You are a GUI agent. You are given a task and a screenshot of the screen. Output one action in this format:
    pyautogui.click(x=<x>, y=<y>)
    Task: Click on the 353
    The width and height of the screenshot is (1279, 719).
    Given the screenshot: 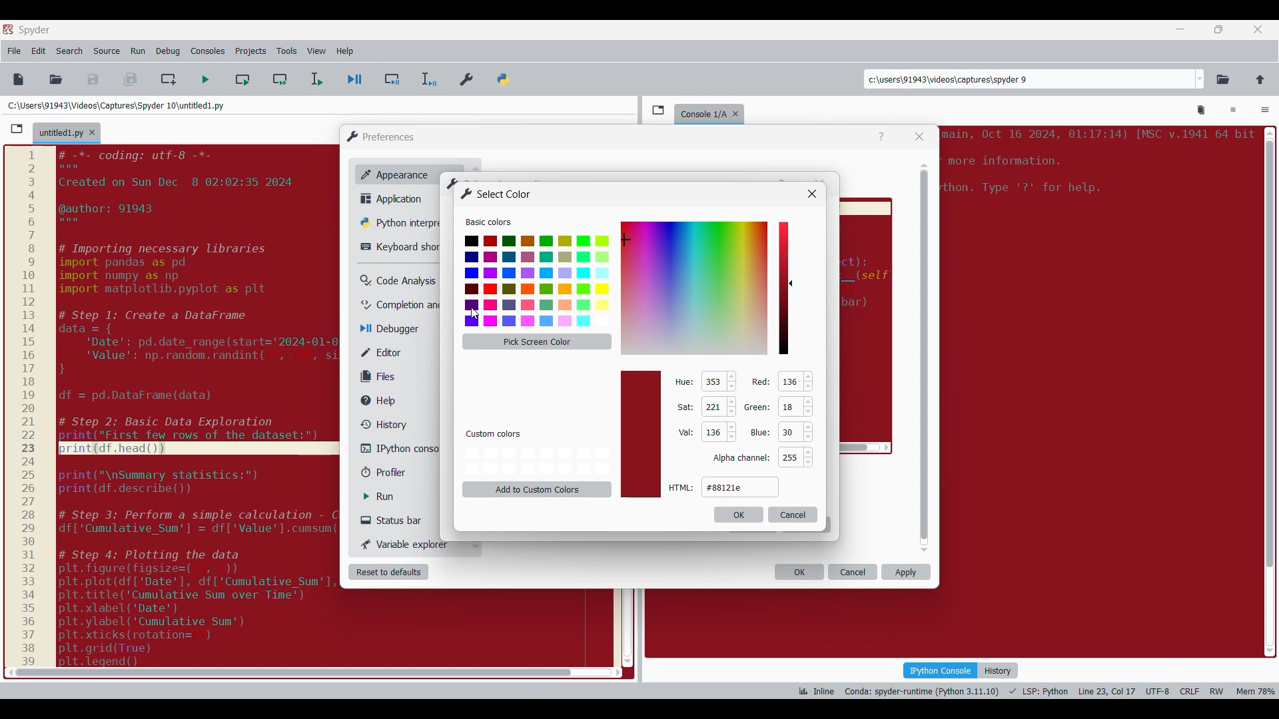 What is the action you would take?
    pyautogui.click(x=712, y=381)
    